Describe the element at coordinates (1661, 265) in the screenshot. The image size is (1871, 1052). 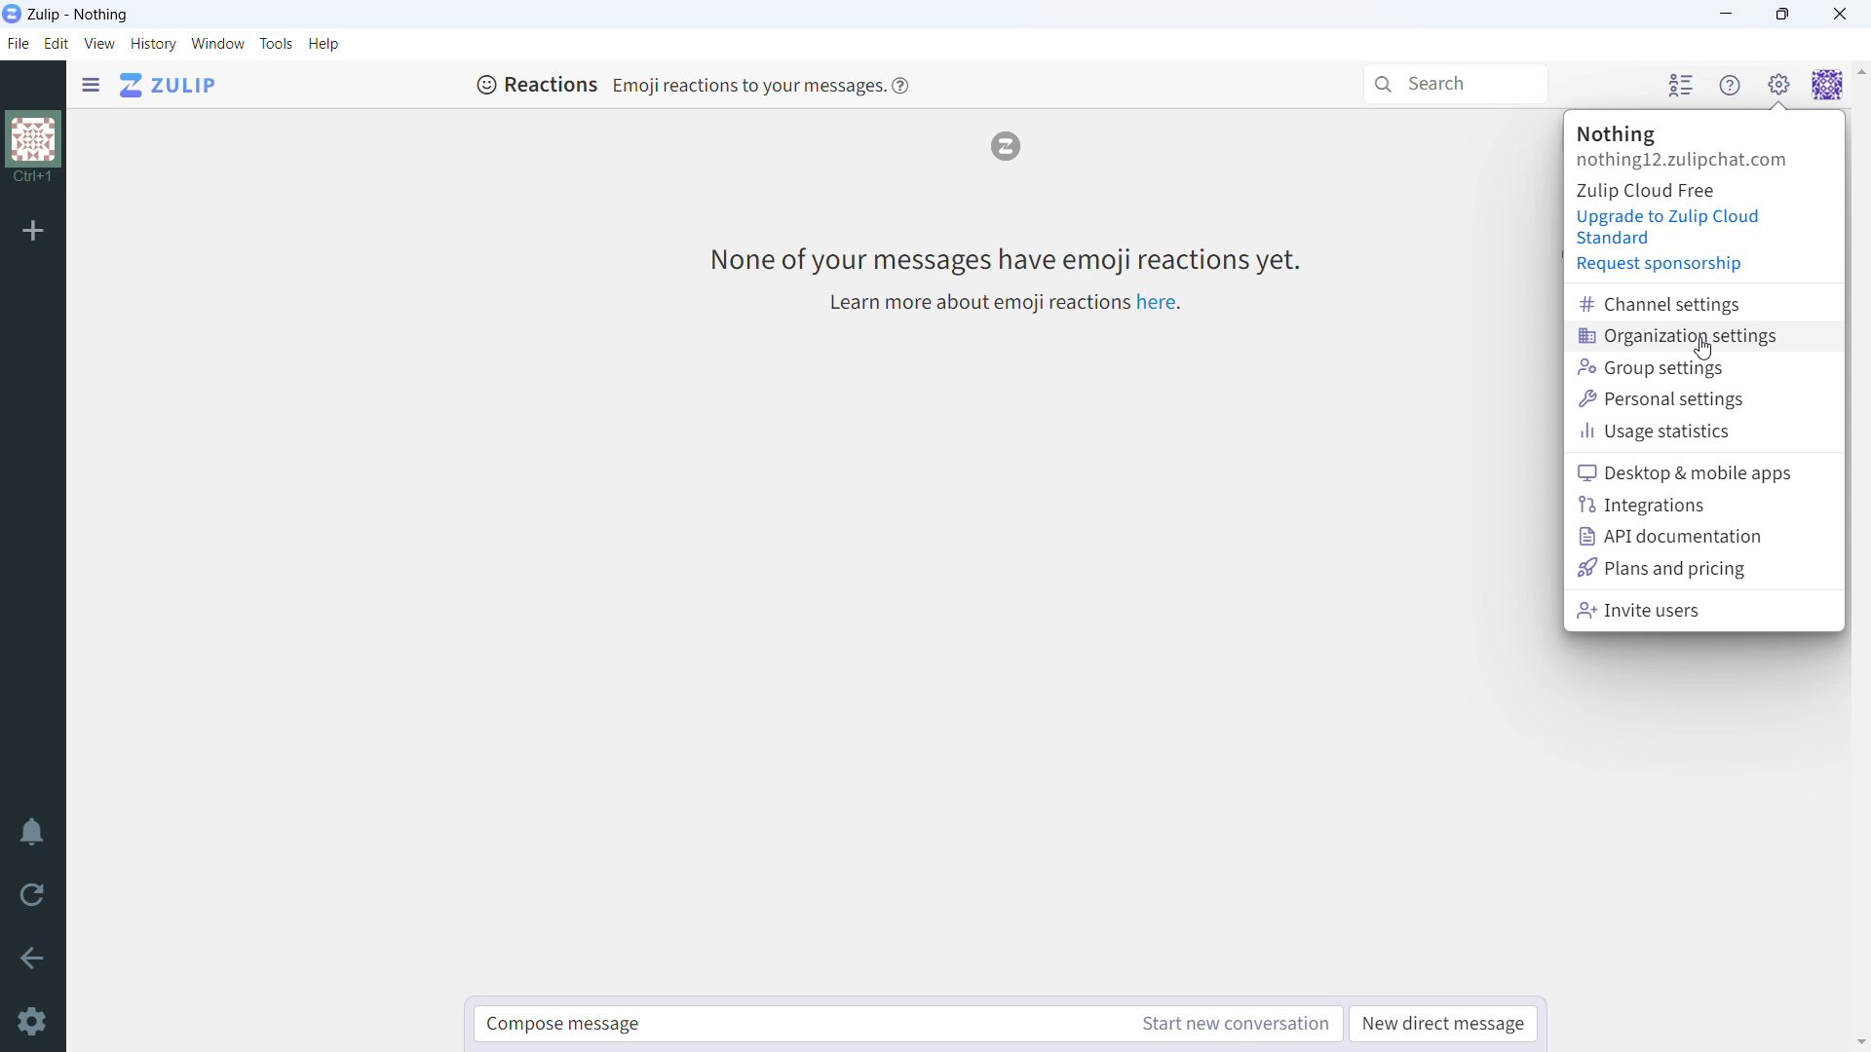
I see `request sponsorship` at that location.